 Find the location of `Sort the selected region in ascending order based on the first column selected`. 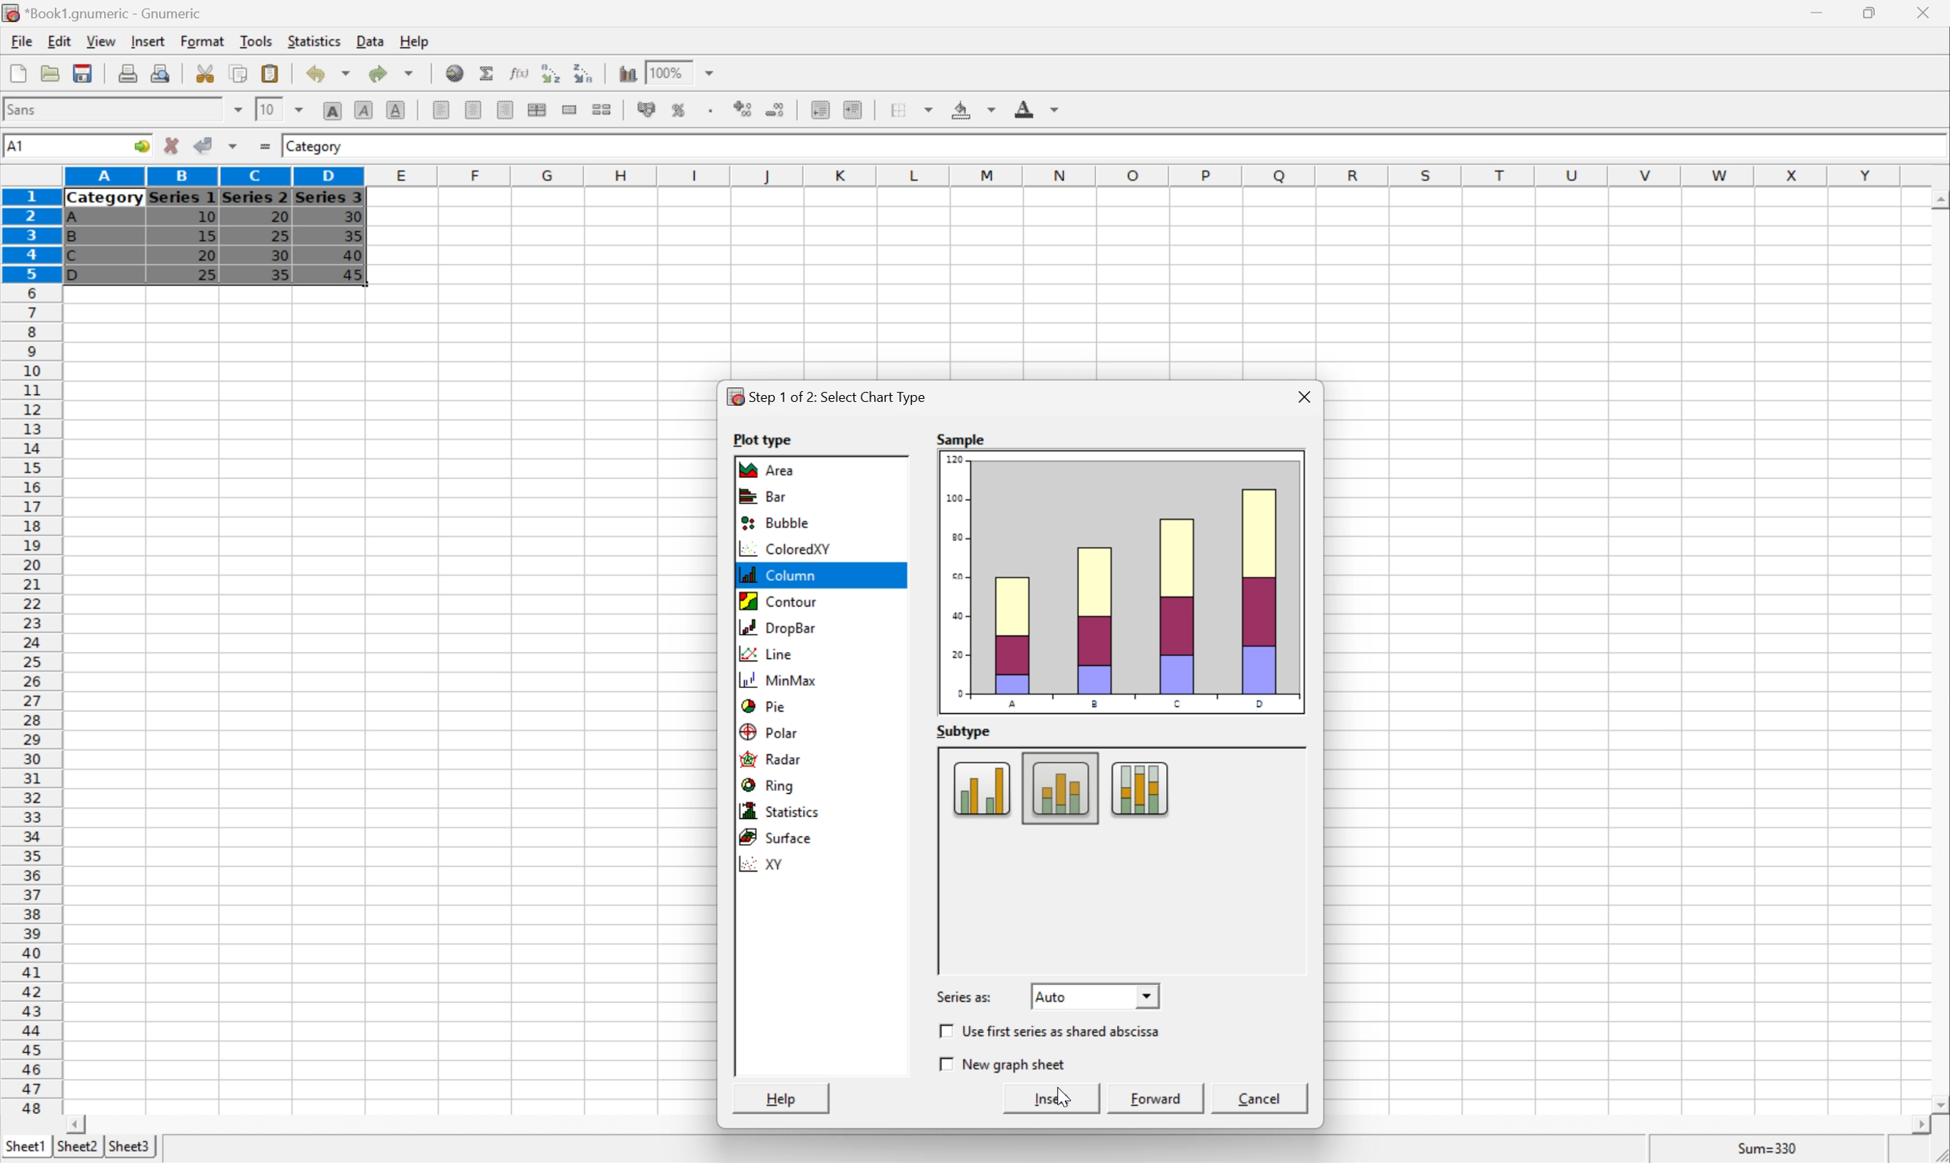

Sort the selected region in ascending order based on the first column selected is located at coordinates (550, 73).